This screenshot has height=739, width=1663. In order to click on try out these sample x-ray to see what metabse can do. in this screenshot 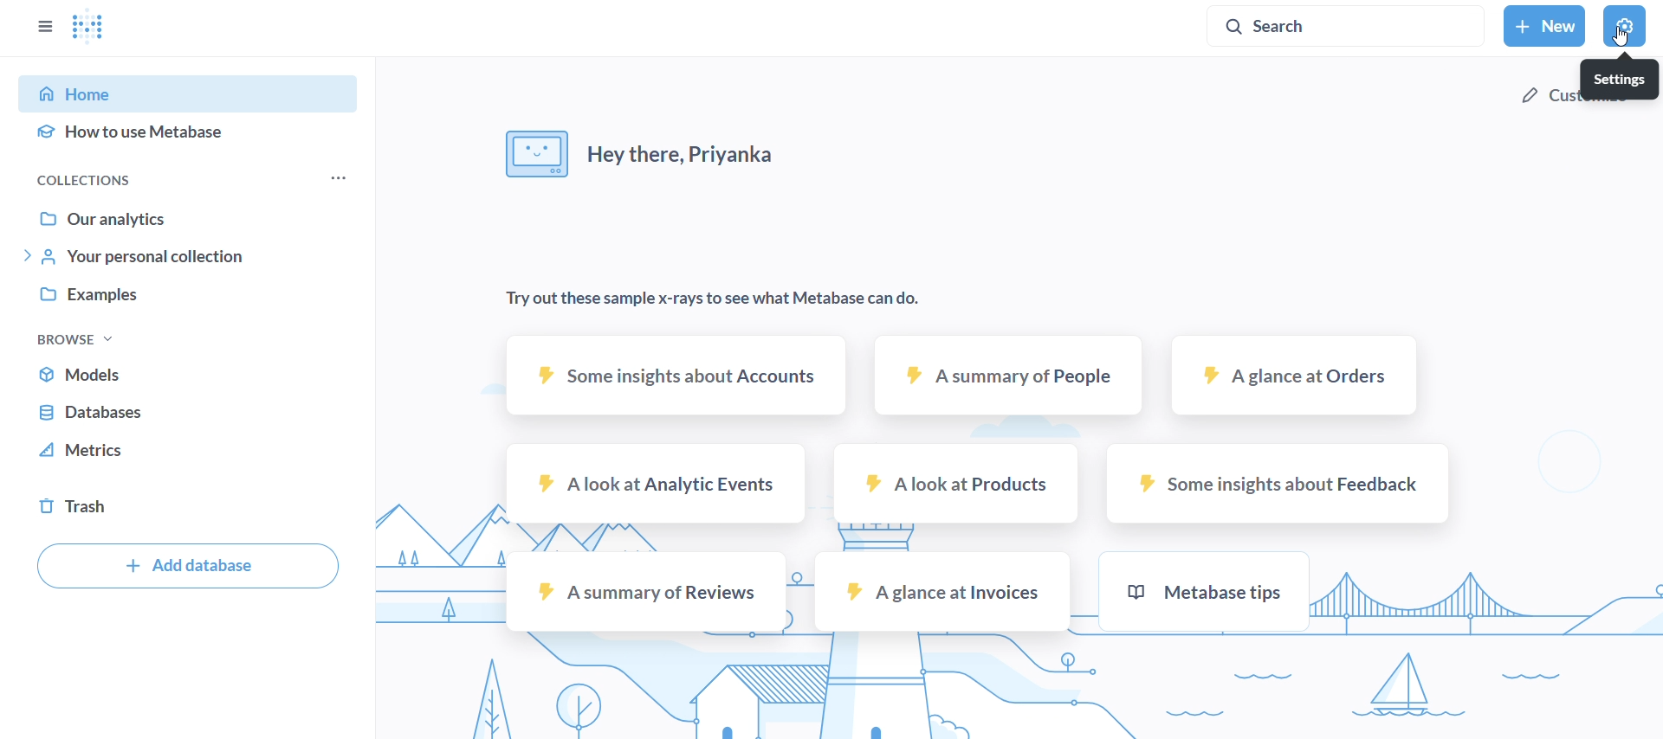, I will do `click(728, 299)`.